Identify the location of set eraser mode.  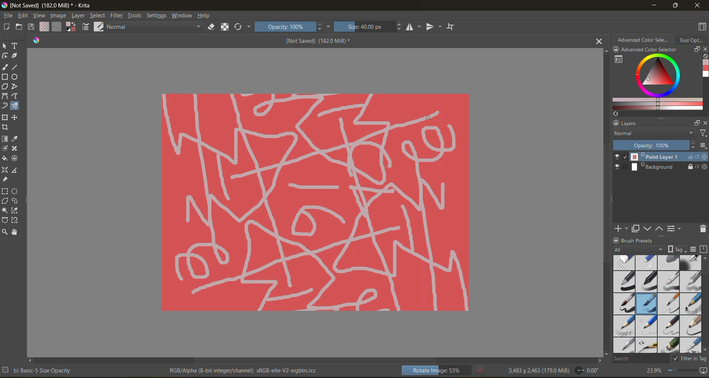
(208, 28).